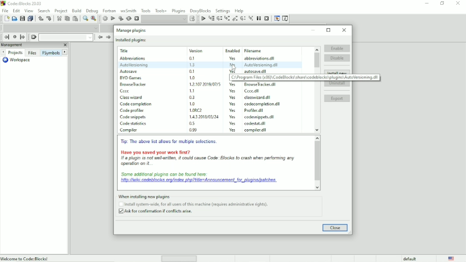 This screenshot has width=466, height=262. I want to click on file, so click(263, 105).